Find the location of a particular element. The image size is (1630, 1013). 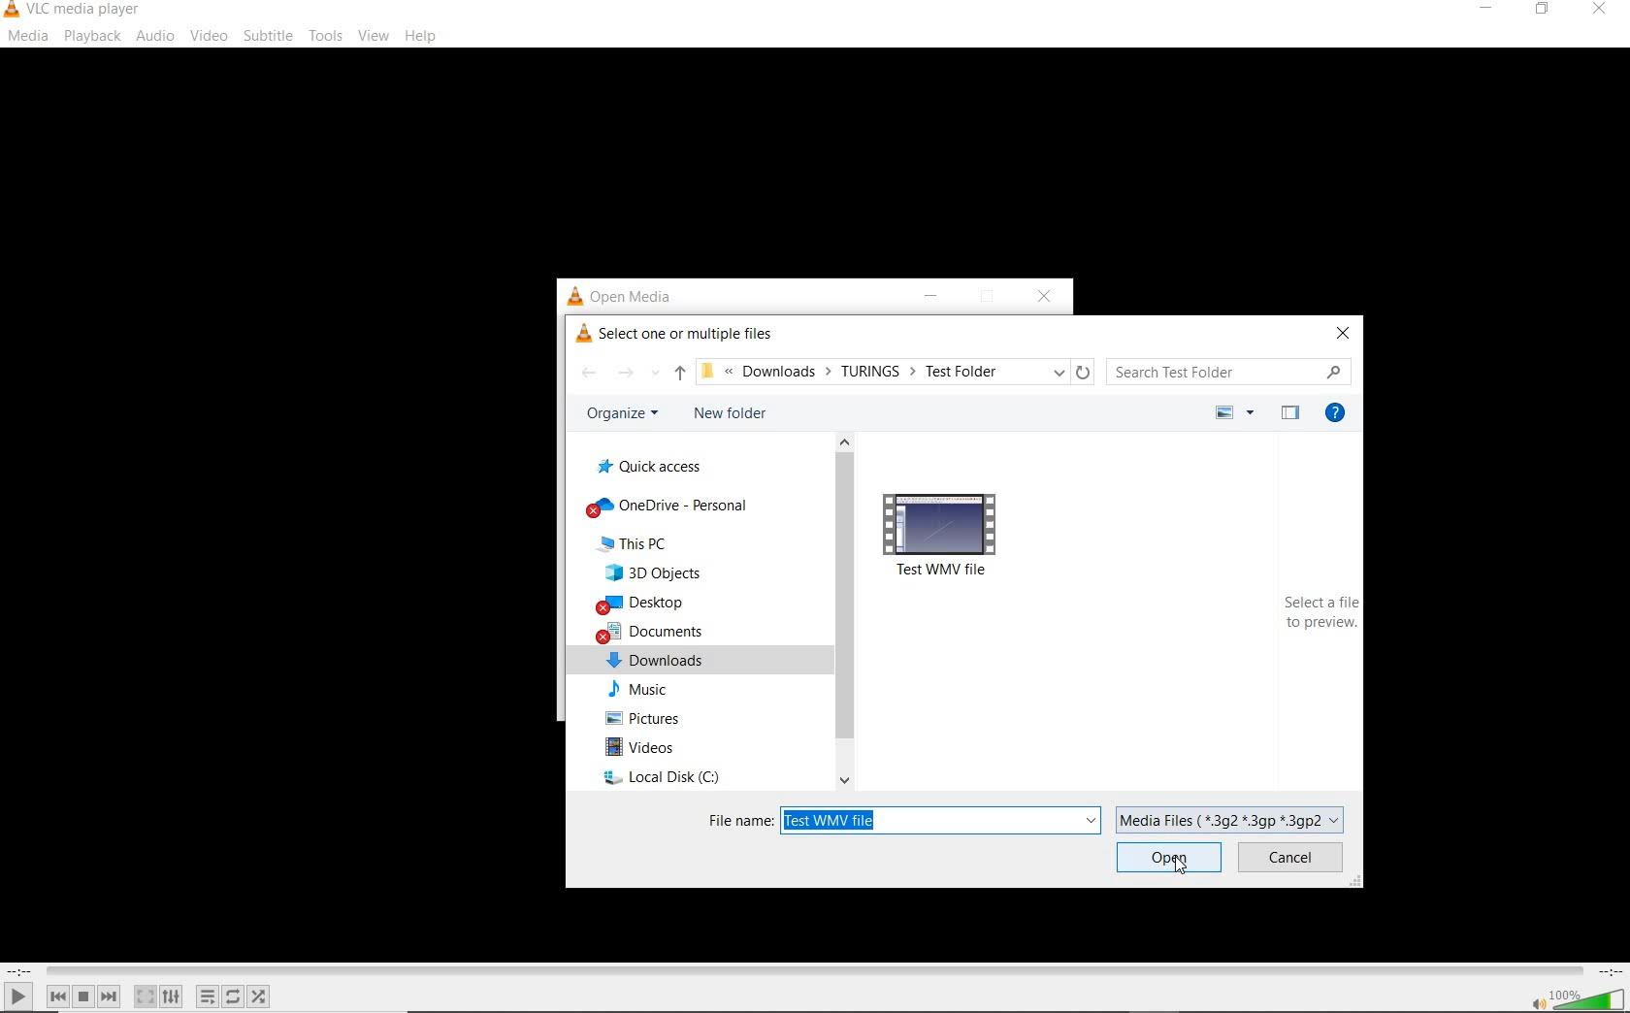

file name: test WMV file is located at coordinates (898, 820).